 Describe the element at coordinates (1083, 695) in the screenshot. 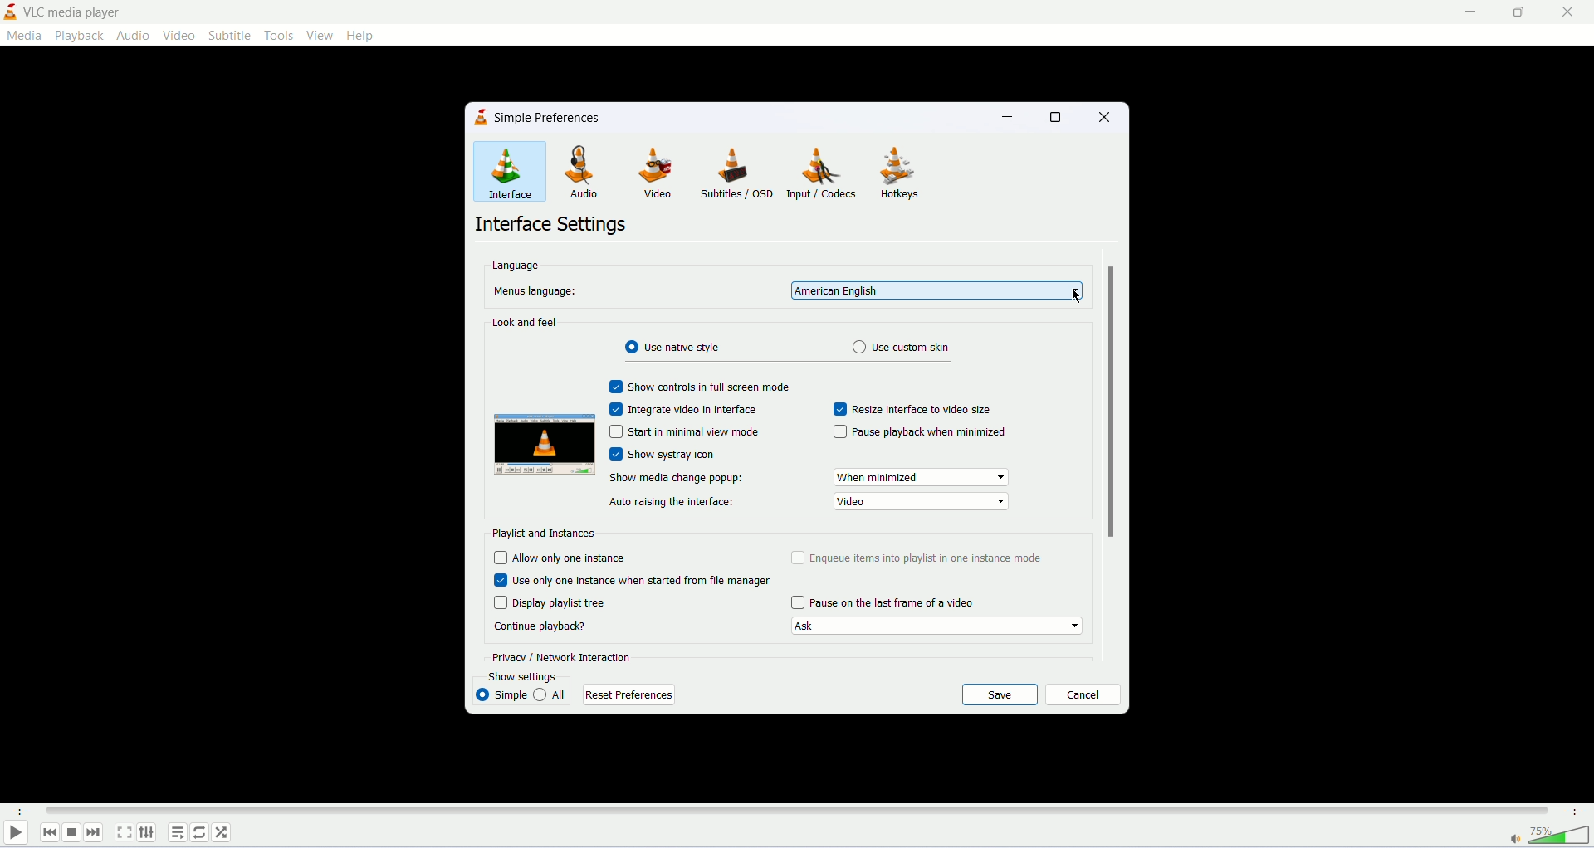

I see `cancel` at that location.